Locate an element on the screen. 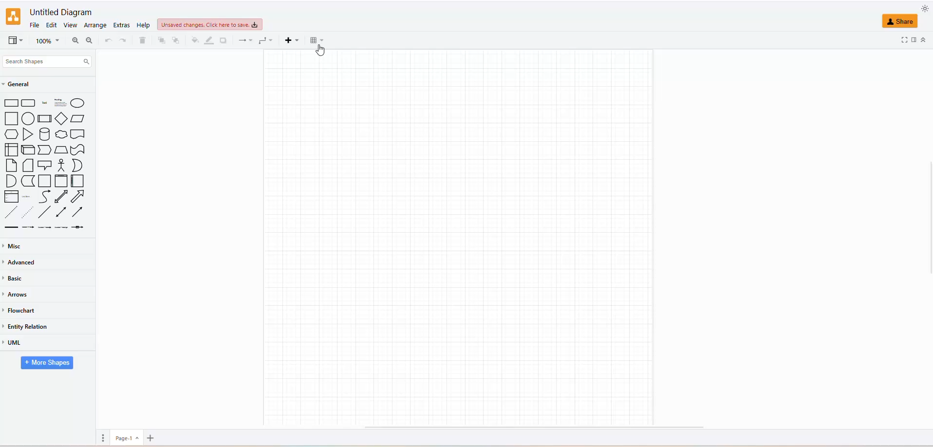 This screenshot has width=933, height=447. share is located at coordinates (900, 20).